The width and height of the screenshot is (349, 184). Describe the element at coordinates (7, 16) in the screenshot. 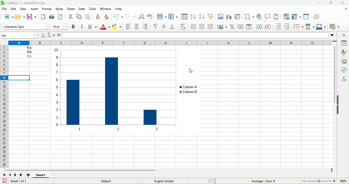

I see `new` at that location.